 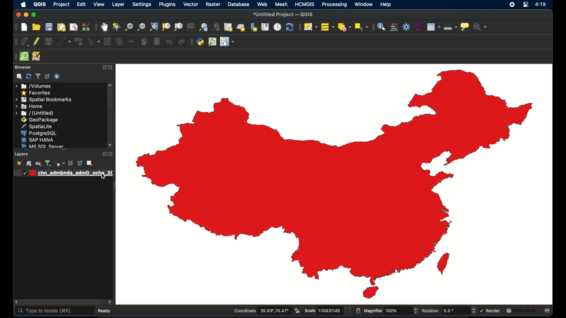 I want to click on map navigation toolbar, so click(x=96, y=27).